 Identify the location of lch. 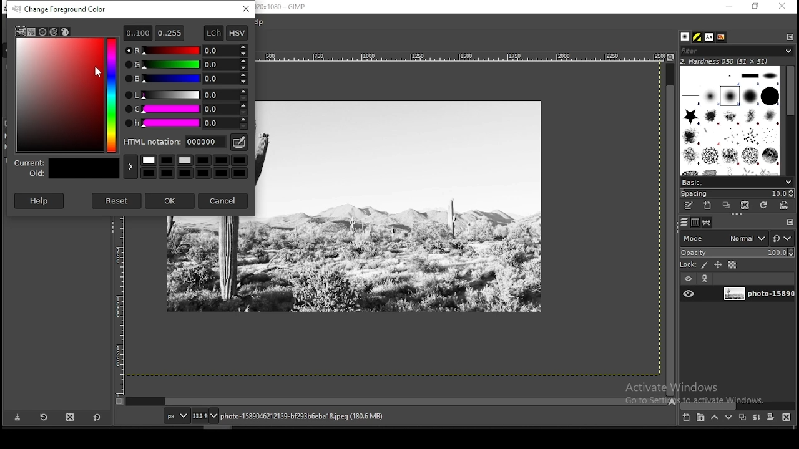
(214, 32).